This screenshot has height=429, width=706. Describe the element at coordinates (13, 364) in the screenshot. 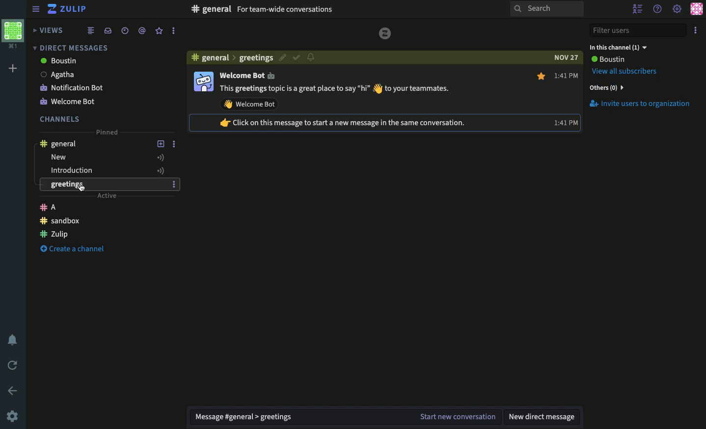

I see `Refresh` at that location.